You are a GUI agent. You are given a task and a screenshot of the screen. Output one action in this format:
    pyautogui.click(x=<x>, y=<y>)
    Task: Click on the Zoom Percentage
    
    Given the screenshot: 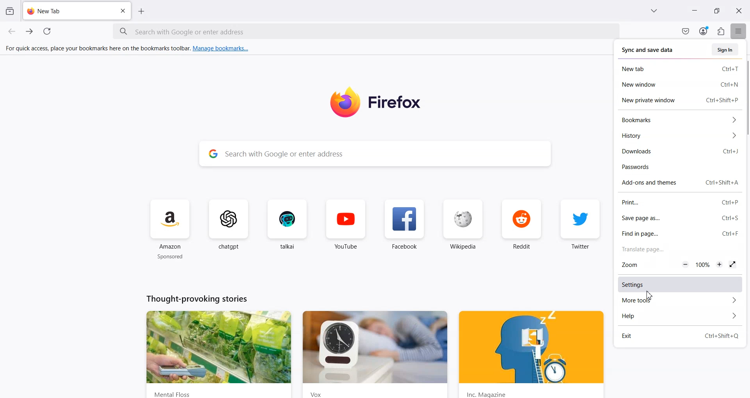 What is the action you would take?
    pyautogui.click(x=703, y=265)
    